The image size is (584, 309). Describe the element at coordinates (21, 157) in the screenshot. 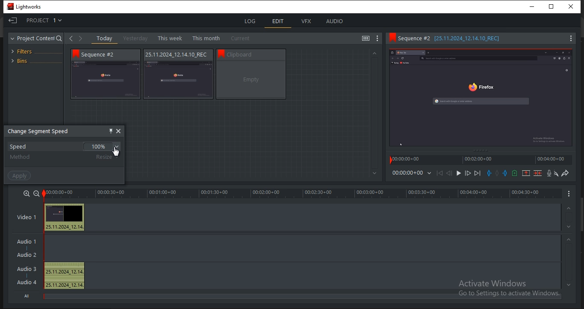

I see `method` at that location.